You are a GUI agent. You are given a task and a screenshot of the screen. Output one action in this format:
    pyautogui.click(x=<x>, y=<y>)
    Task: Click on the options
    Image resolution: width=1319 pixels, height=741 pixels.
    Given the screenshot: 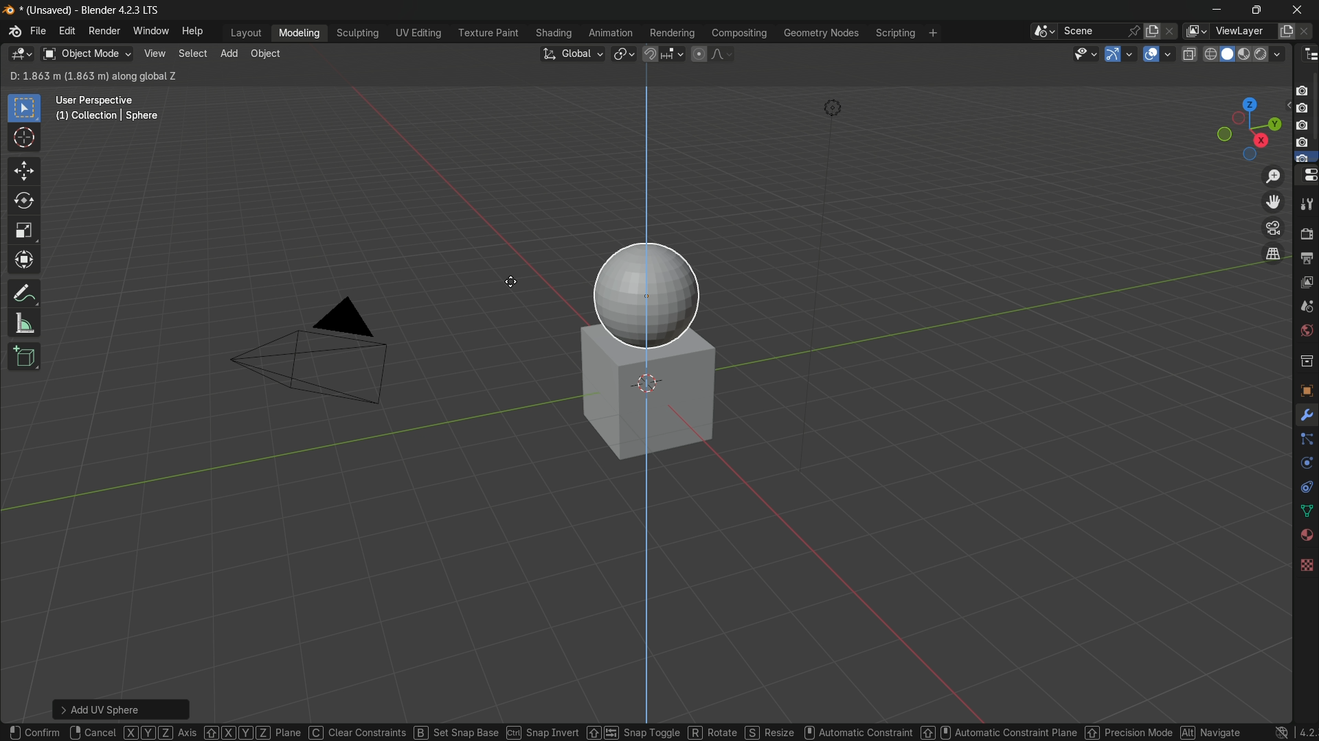 What is the action you would take?
    pyautogui.click(x=1259, y=75)
    